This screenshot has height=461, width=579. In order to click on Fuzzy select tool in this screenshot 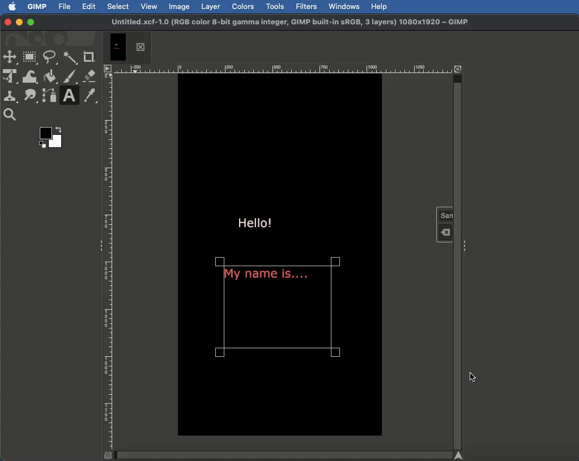, I will do `click(69, 58)`.